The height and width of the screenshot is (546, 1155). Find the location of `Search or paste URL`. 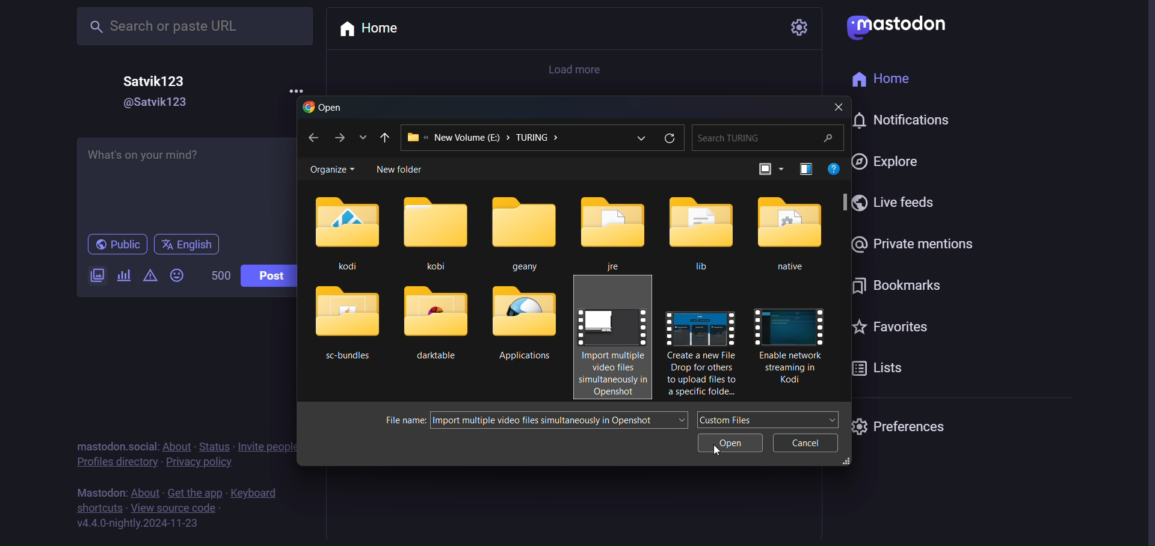

Search or paste URL is located at coordinates (194, 26).